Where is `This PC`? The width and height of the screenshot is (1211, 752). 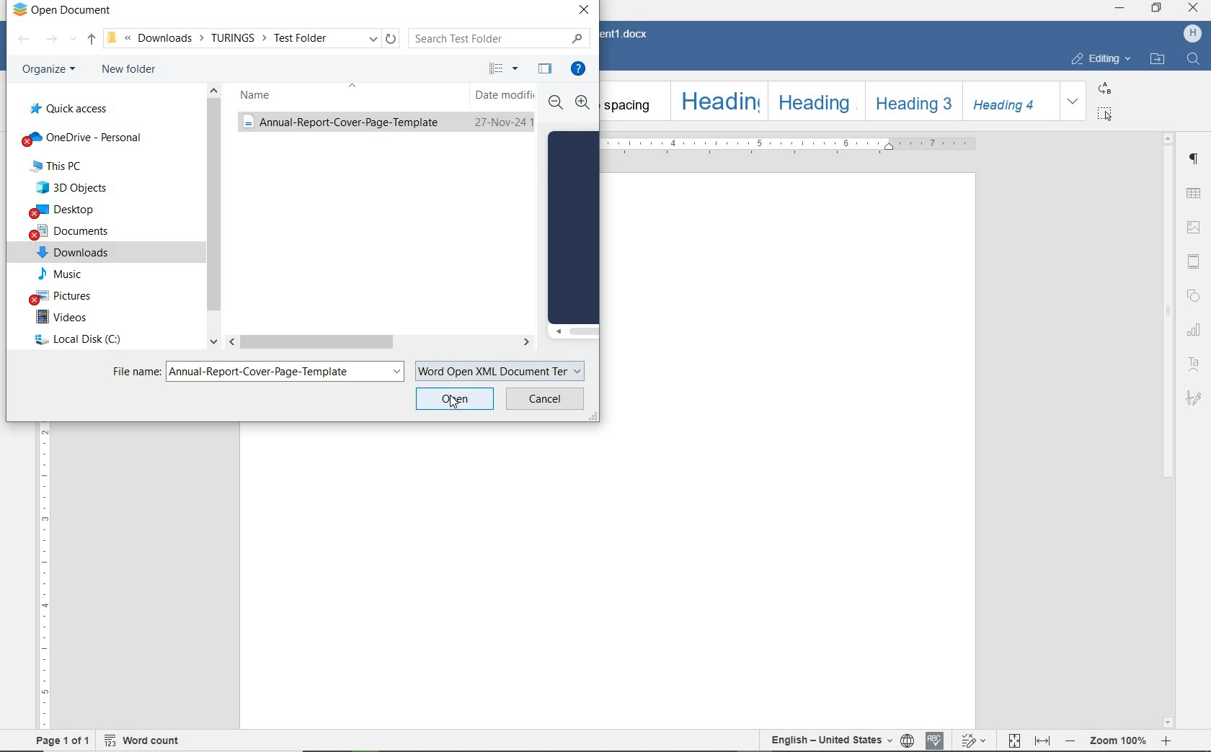 This PC is located at coordinates (68, 166).